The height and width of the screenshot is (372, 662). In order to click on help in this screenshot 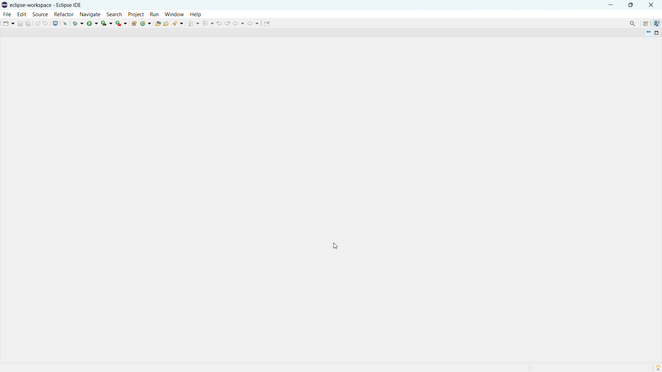, I will do `click(196, 14)`.